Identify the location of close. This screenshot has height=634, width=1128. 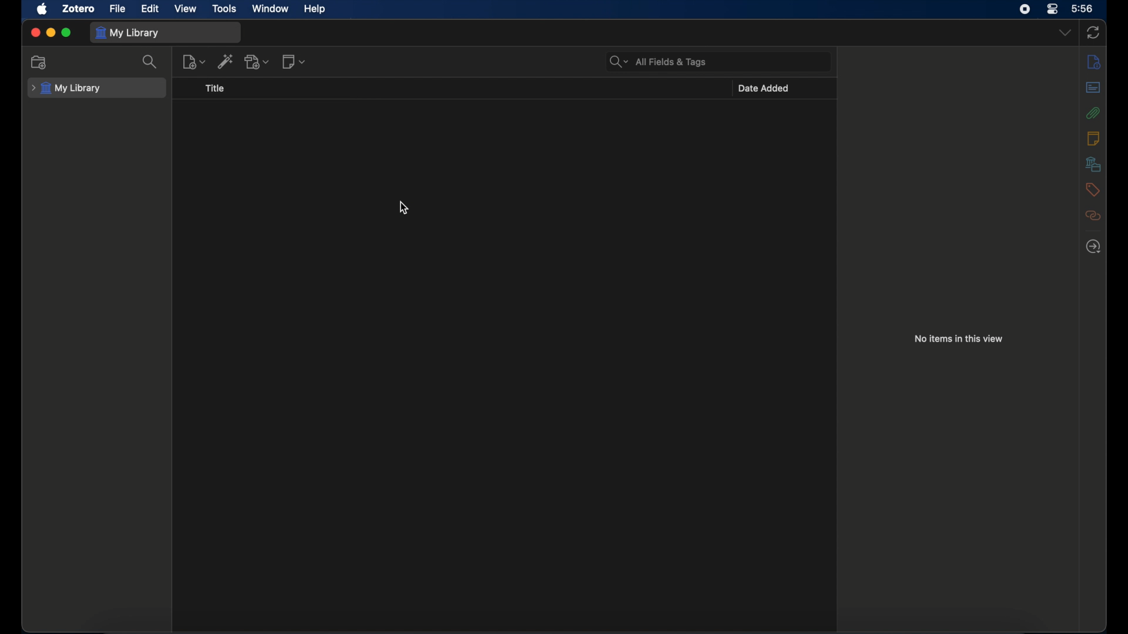
(35, 32).